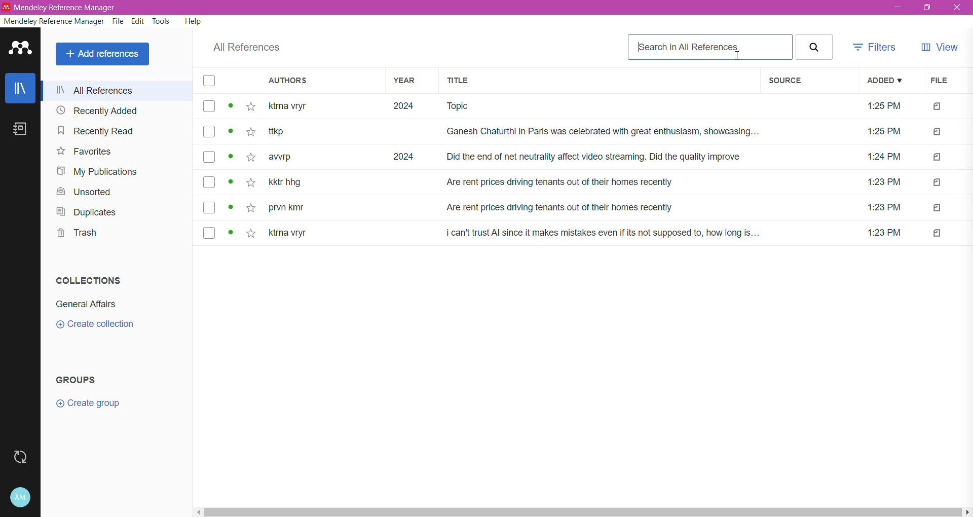 Image resolution: width=973 pixels, height=517 pixels. Describe the element at coordinates (589, 157) in the screenshot. I see `7 aw 2024 Did the end of net neutrality affect video streaming. Did the quality improve 1:24 PM` at that location.